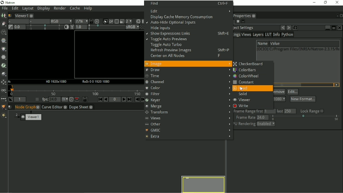 This screenshot has width=343, height=193. What do you see at coordinates (3, 107) in the screenshot?
I see `GMIC` at bounding box center [3, 107].